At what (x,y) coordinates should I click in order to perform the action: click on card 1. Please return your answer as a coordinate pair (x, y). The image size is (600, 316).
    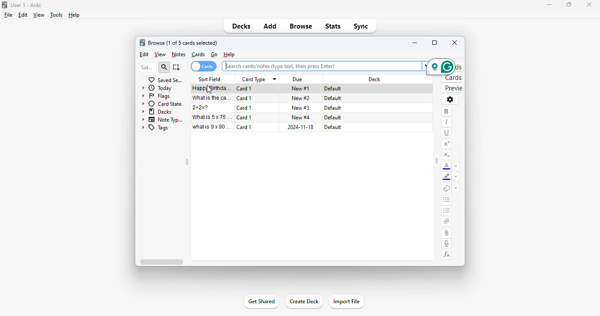
    Looking at the image, I should click on (244, 117).